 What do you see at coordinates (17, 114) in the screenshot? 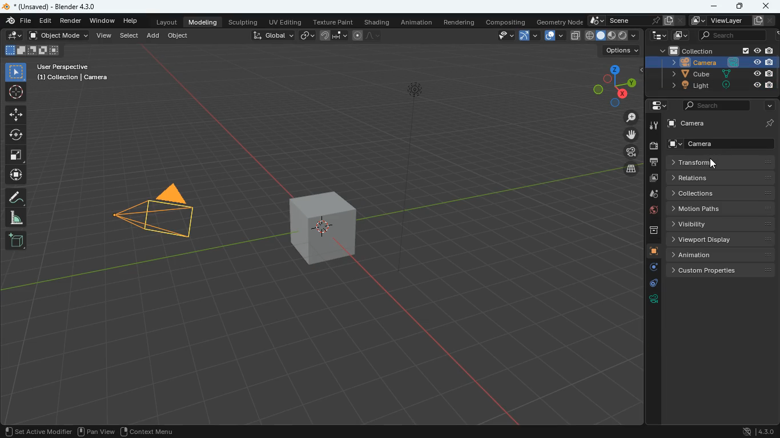
I see `move` at bounding box center [17, 114].